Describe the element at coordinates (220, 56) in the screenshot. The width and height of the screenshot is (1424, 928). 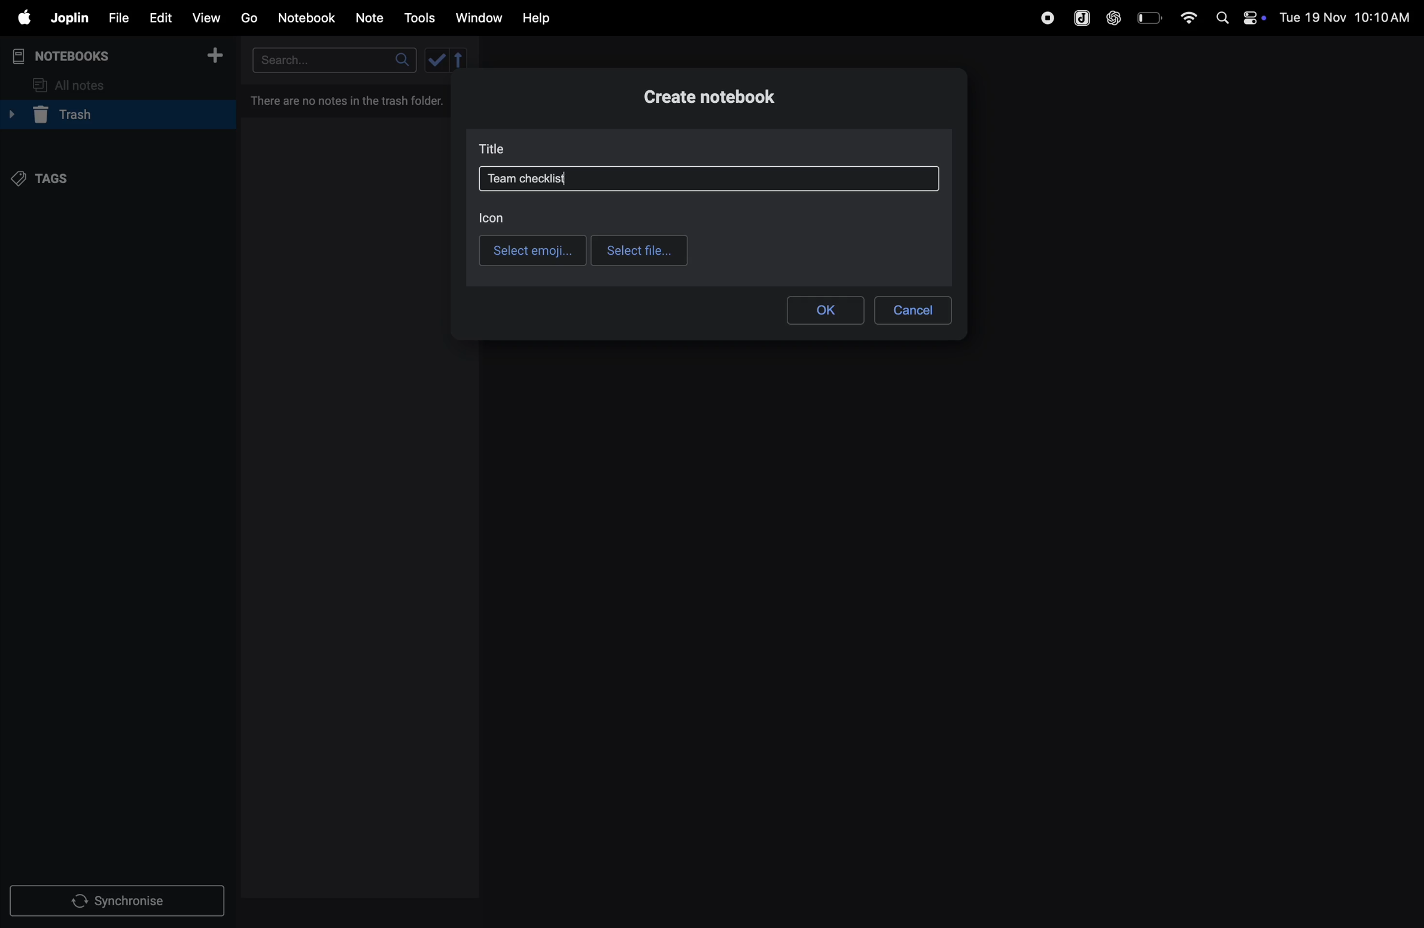
I see `add` at that location.